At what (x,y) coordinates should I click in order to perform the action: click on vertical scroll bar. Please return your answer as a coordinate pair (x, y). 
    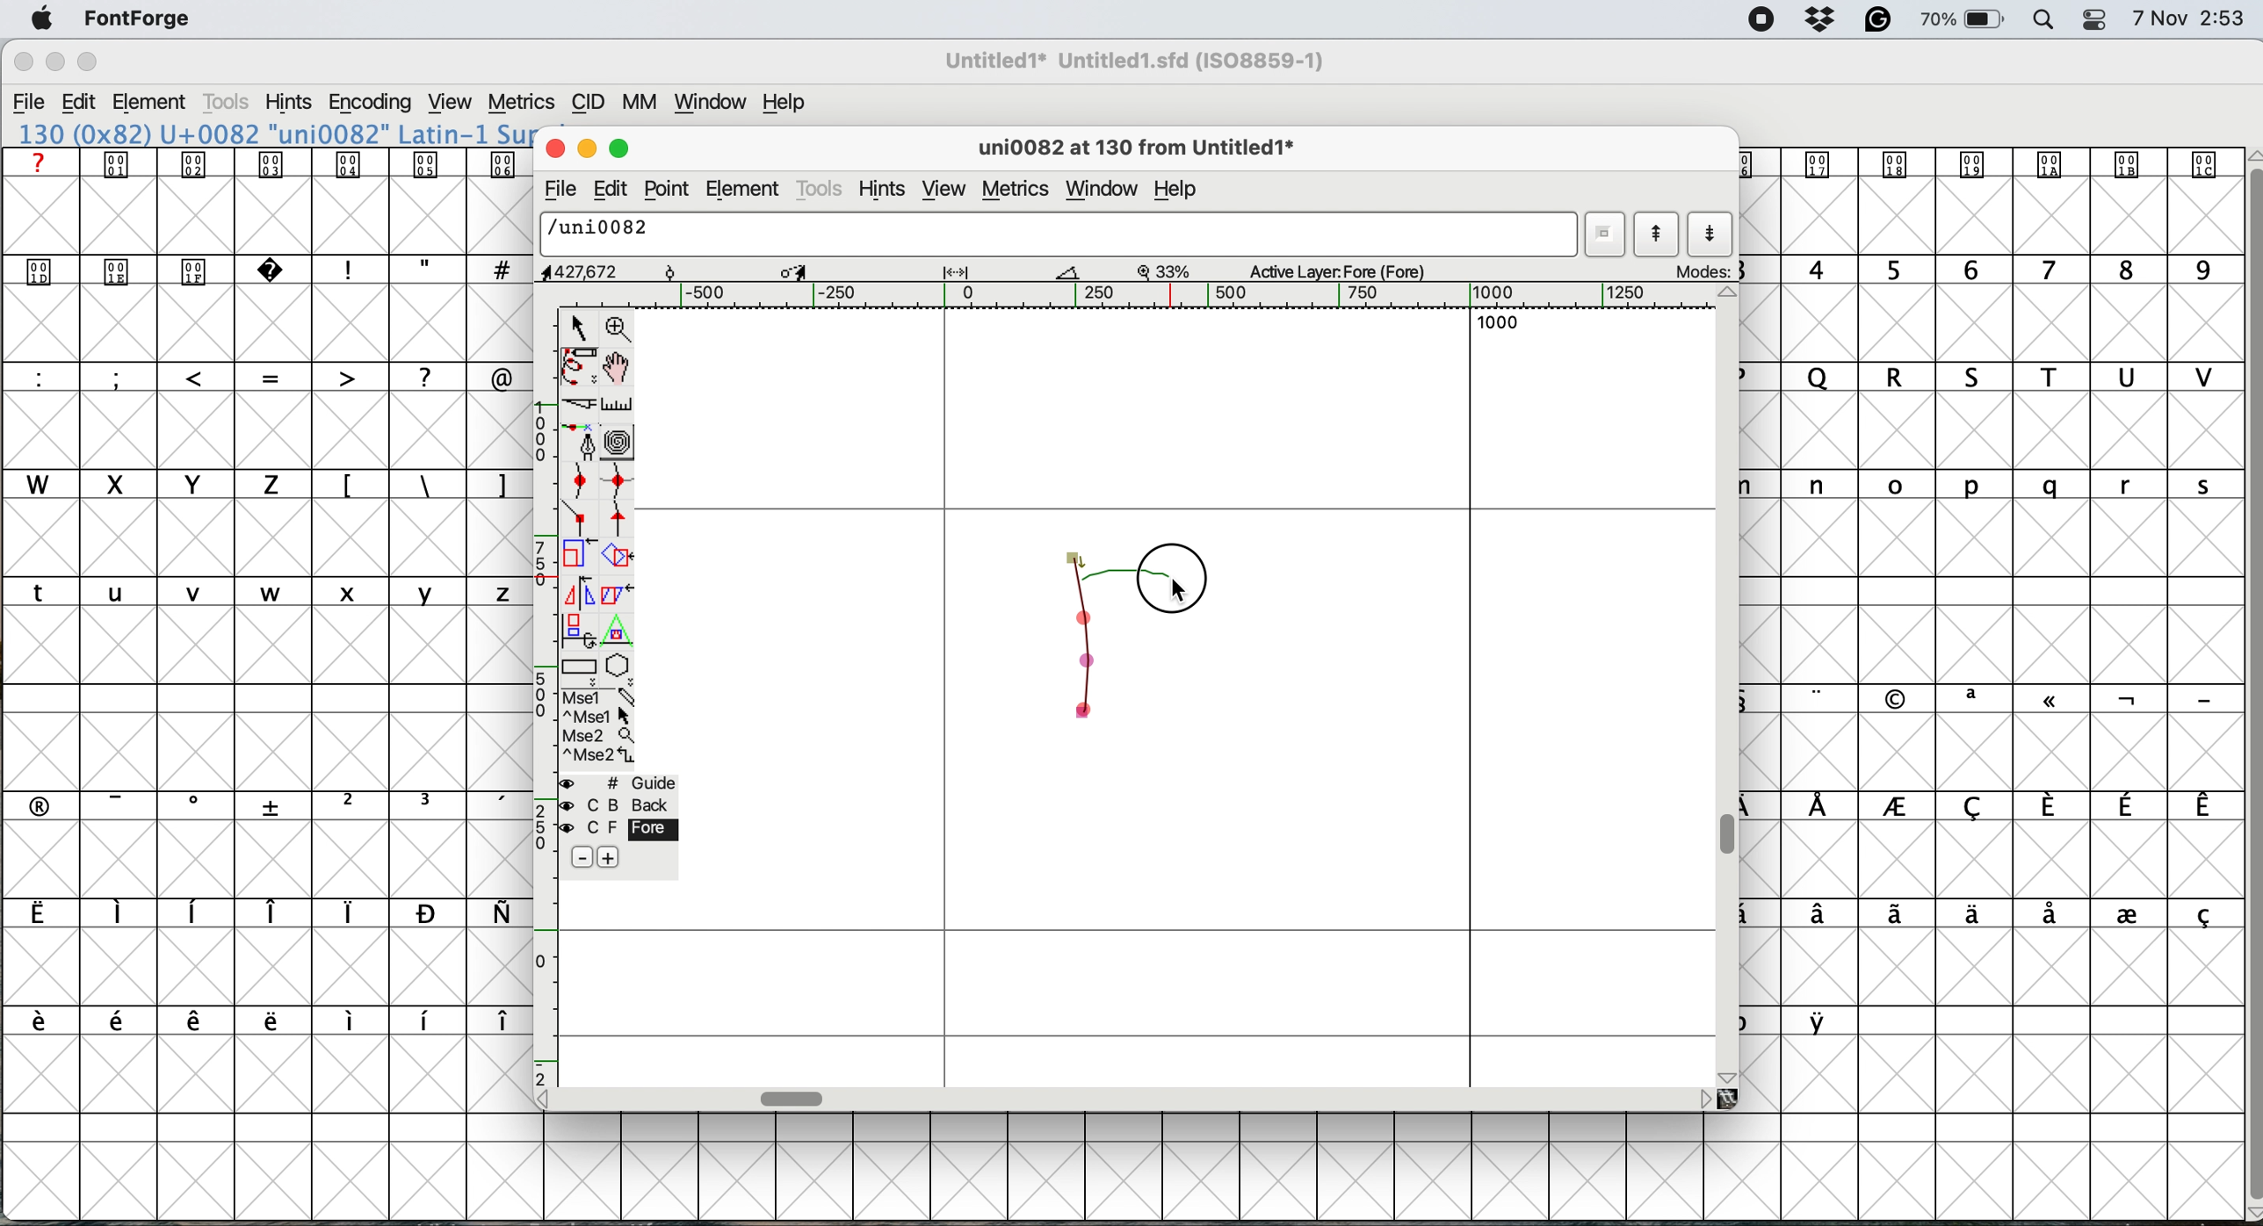
    Looking at the image, I should click on (1732, 833).